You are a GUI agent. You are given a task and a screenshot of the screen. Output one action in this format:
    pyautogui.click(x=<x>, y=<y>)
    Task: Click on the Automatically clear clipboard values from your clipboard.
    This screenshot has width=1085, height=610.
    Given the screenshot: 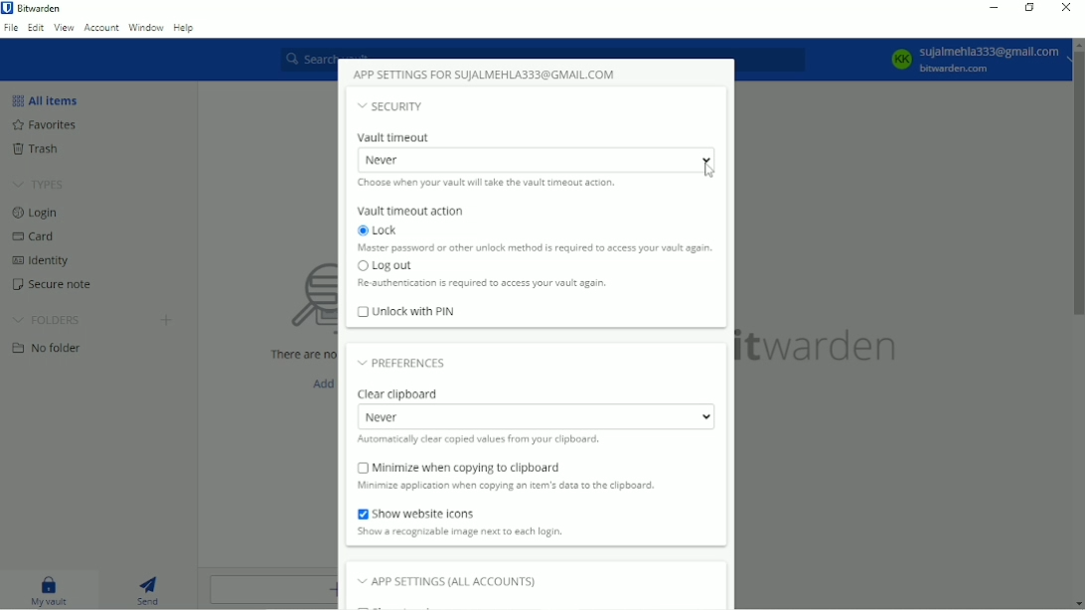 What is the action you would take?
    pyautogui.click(x=481, y=440)
    